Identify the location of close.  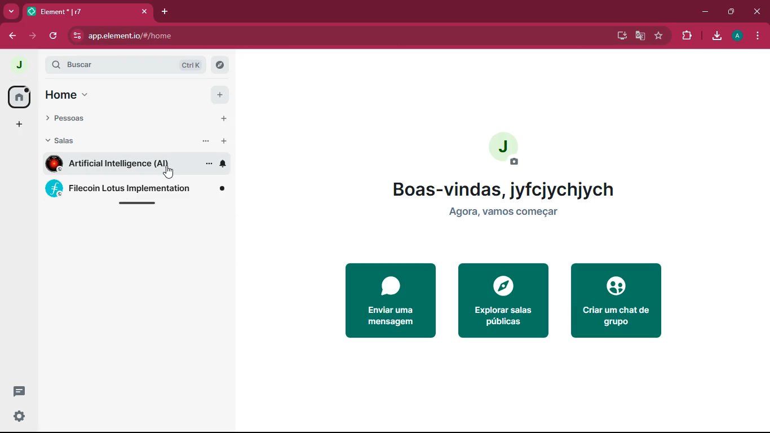
(757, 11).